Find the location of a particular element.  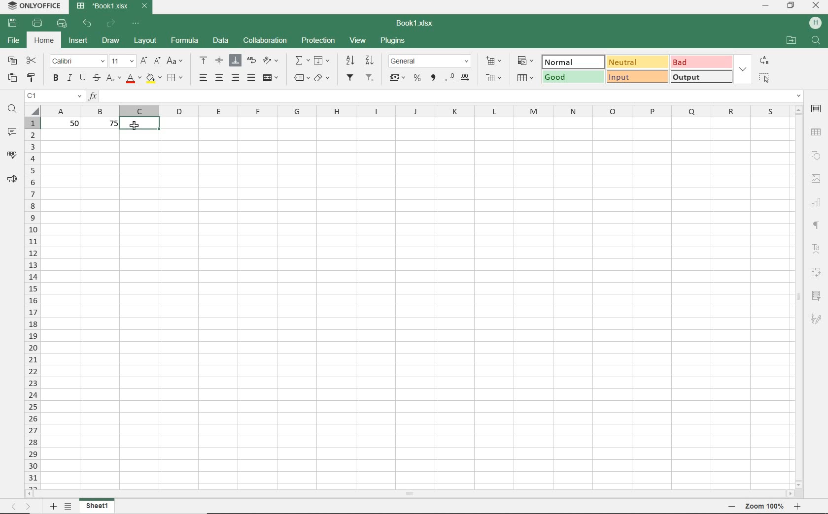

font size is located at coordinates (122, 62).